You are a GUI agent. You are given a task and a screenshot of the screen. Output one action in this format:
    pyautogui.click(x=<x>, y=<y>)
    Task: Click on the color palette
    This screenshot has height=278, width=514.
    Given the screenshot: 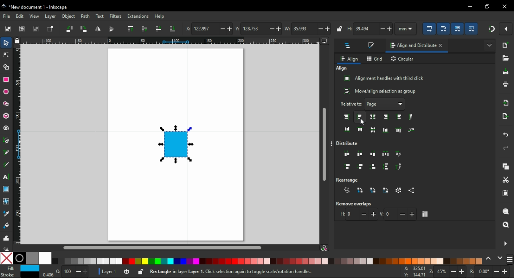 What is the action you would take?
    pyautogui.click(x=268, y=262)
    